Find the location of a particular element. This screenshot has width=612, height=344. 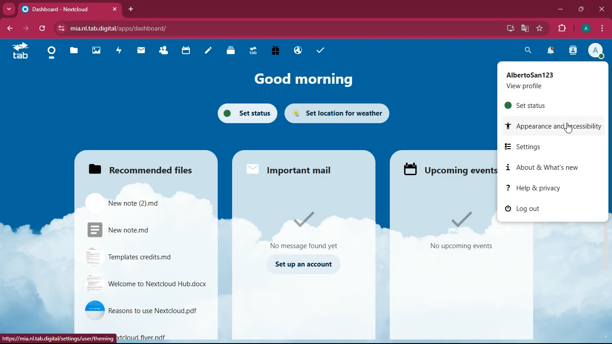

friends is located at coordinates (165, 51).